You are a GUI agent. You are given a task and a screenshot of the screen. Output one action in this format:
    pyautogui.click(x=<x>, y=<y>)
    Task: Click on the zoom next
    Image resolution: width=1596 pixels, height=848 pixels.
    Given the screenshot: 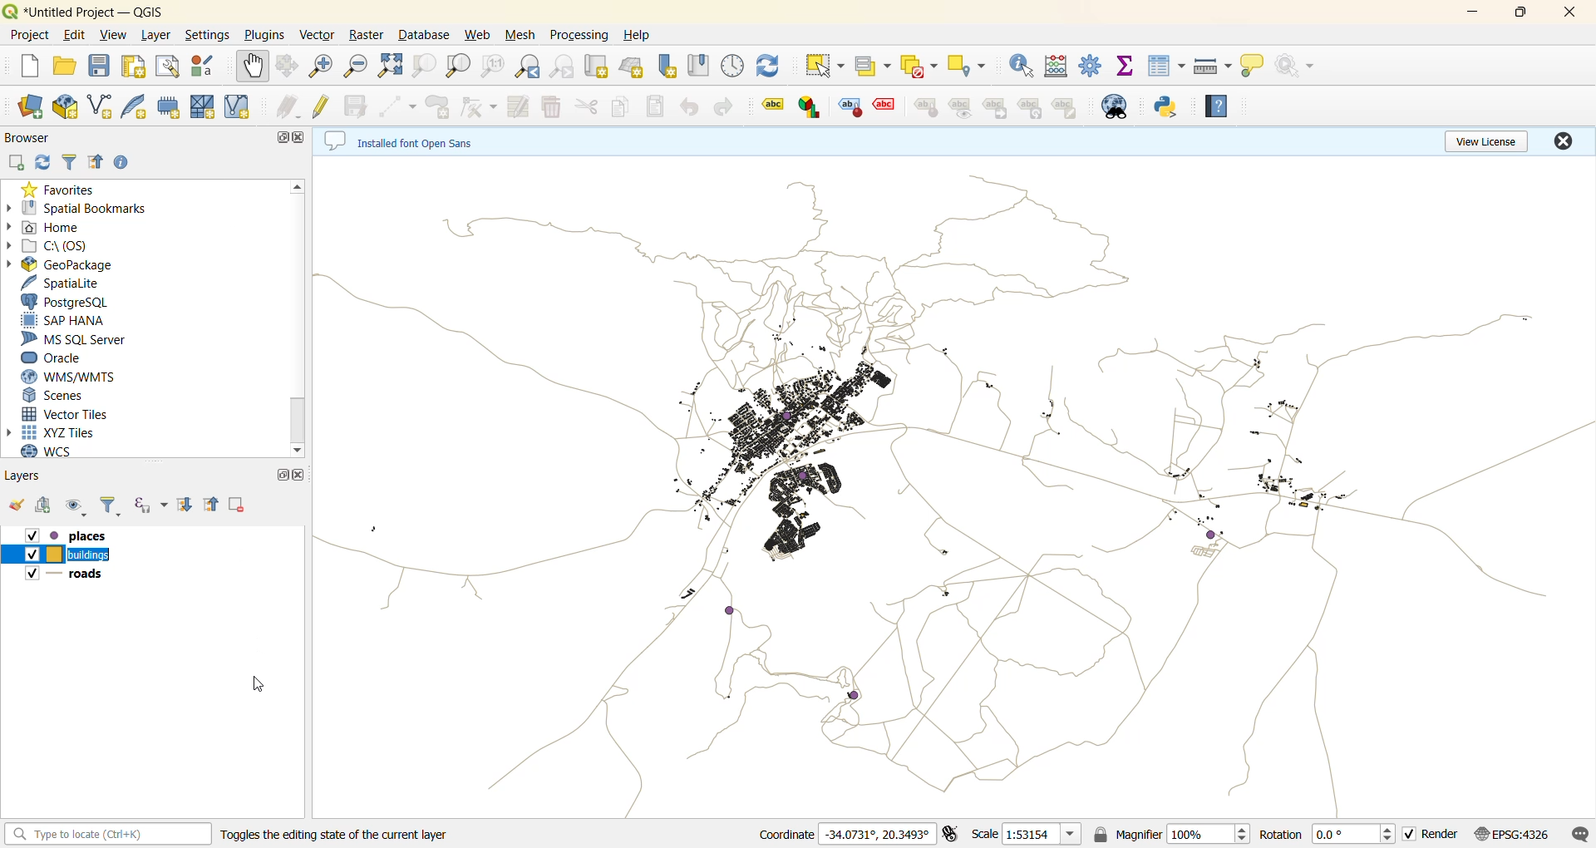 What is the action you would take?
    pyautogui.click(x=566, y=66)
    